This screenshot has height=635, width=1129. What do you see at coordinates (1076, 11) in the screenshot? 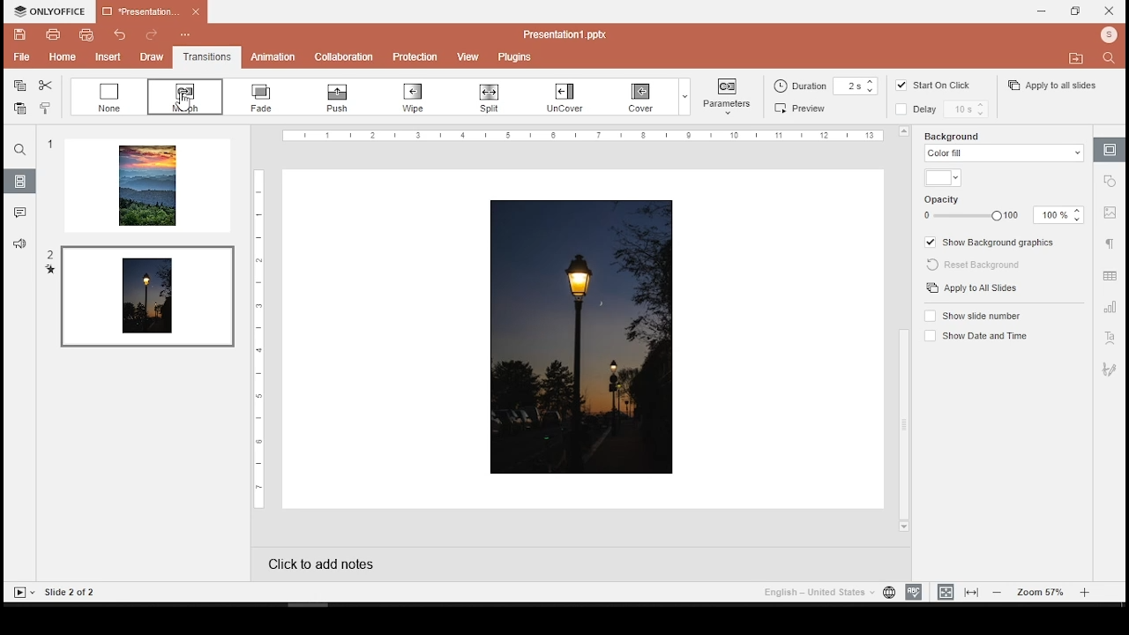
I see `restore` at bounding box center [1076, 11].